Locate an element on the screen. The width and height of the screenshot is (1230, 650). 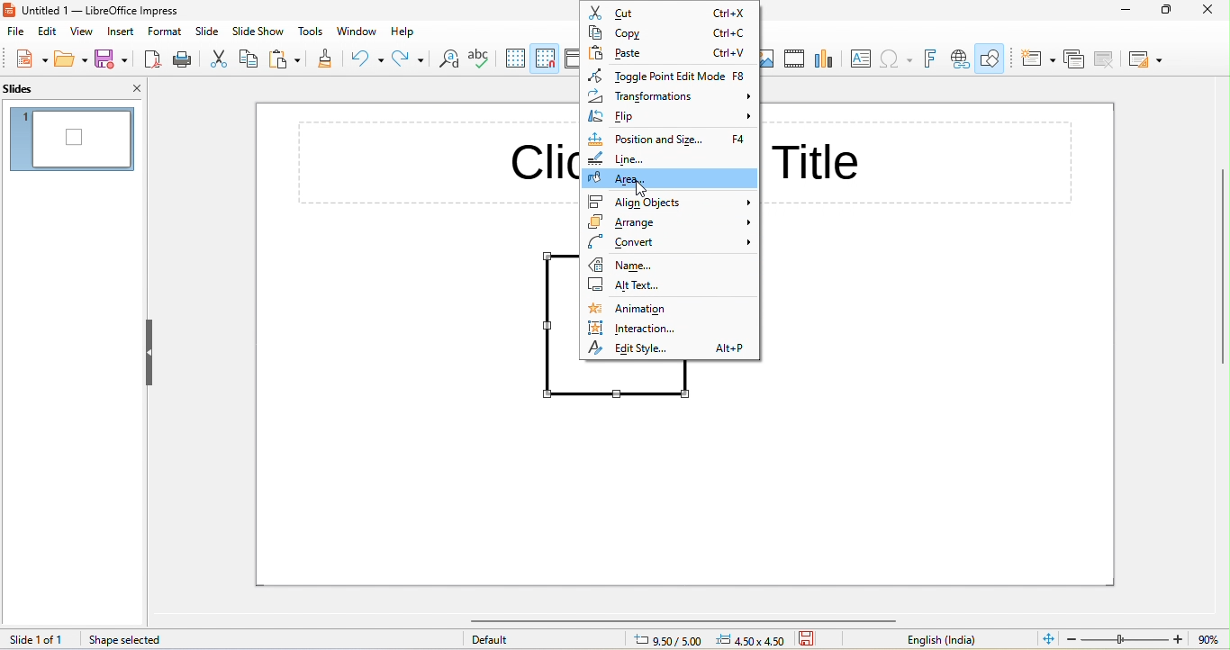
click to add title is located at coordinates (418, 160).